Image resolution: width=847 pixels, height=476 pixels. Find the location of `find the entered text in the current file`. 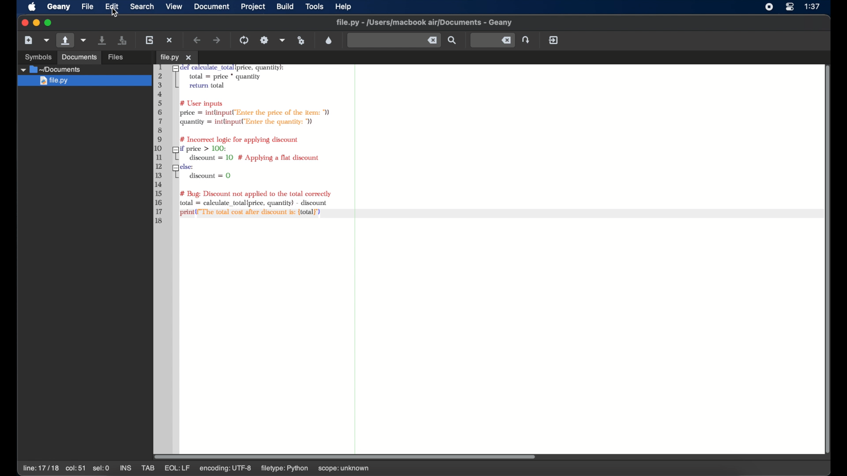

find the entered text in the current file is located at coordinates (453, 41).